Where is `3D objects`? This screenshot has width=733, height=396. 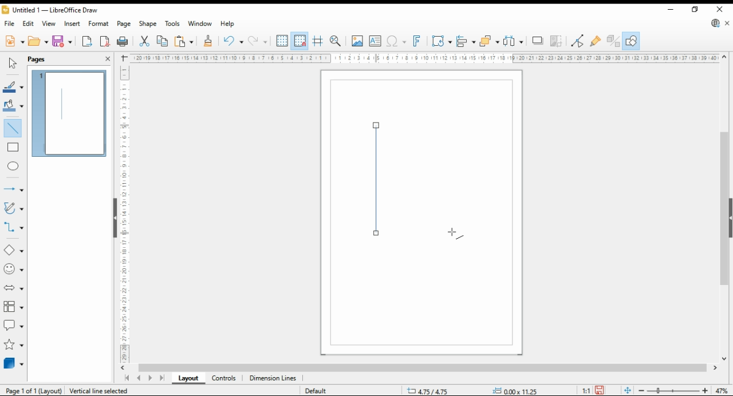
3D objects is located at coordinates (14, 363).